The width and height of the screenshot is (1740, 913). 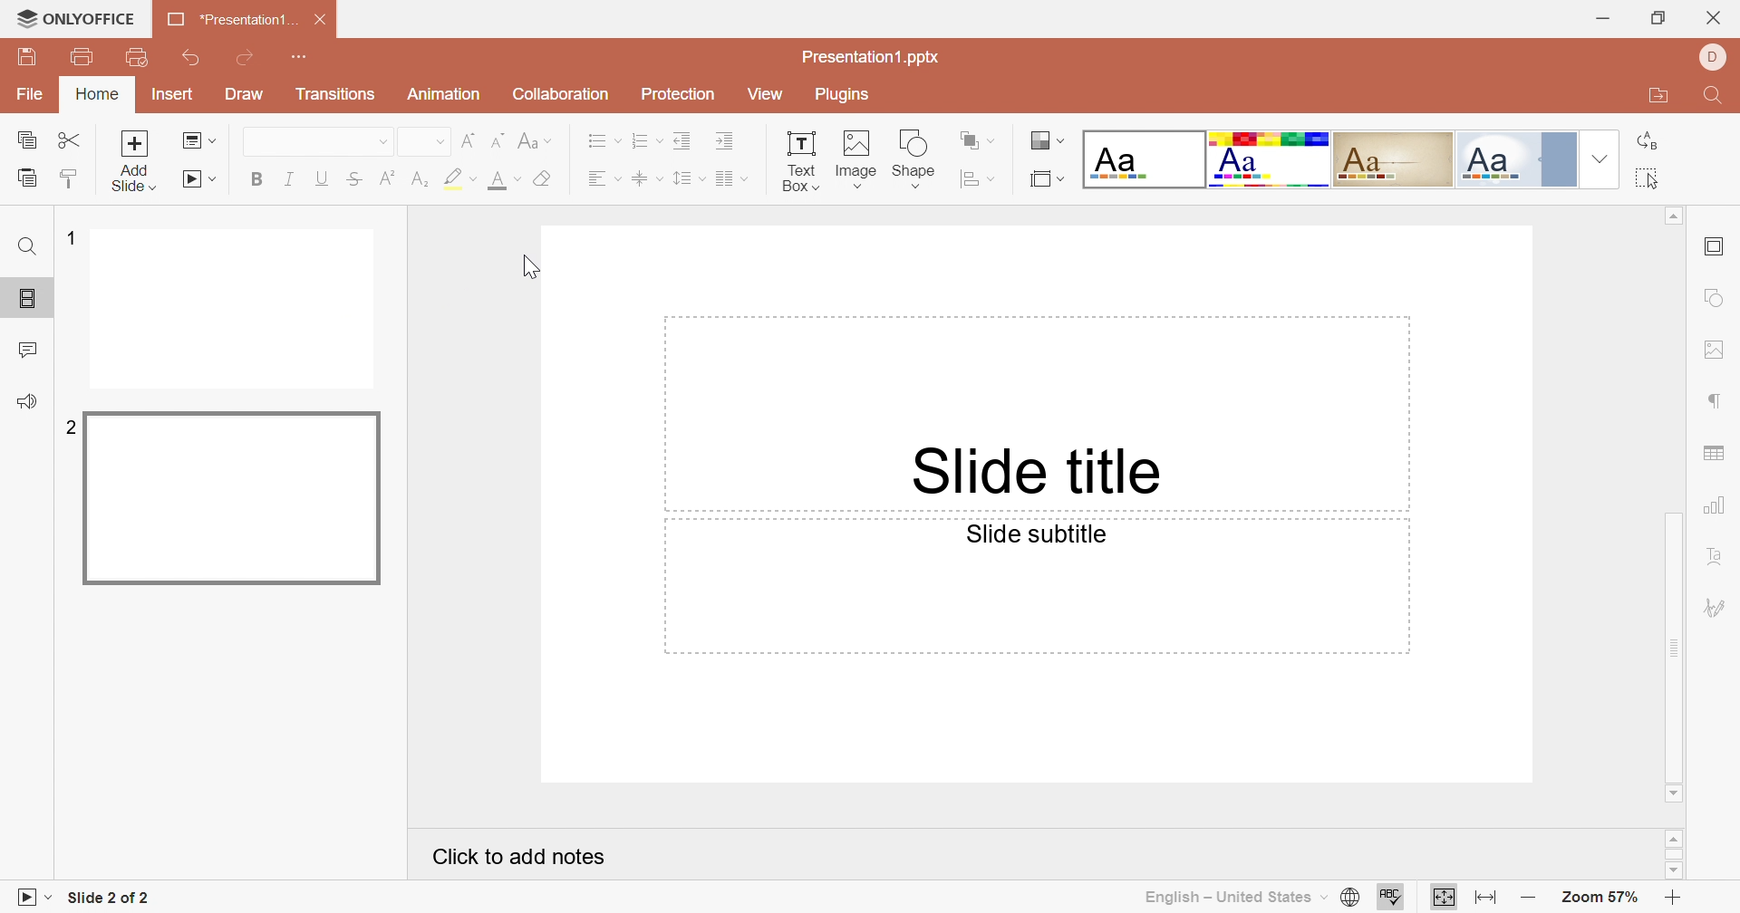 What do you see at coordinates (502, 180) in the screenshot?
I see `Font color` at bounding box center [502, 180].